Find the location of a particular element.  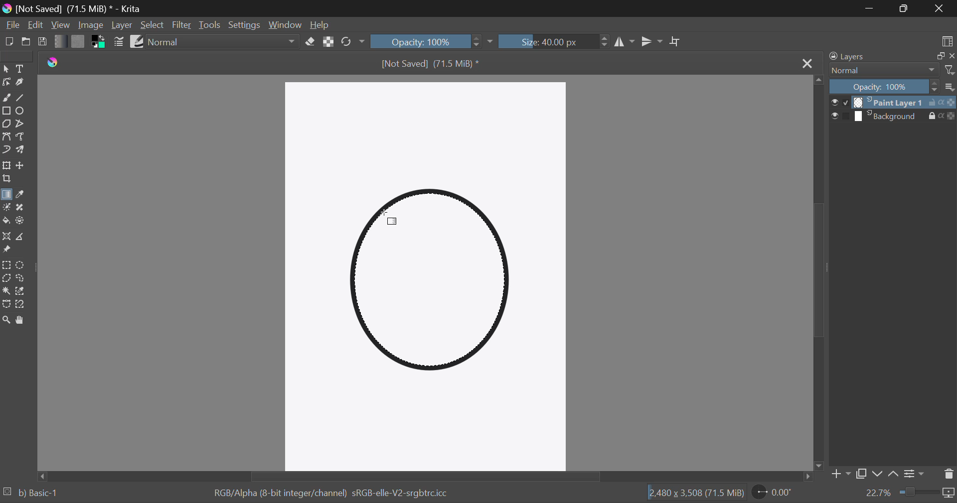

View is located at coordinates (60, 25).